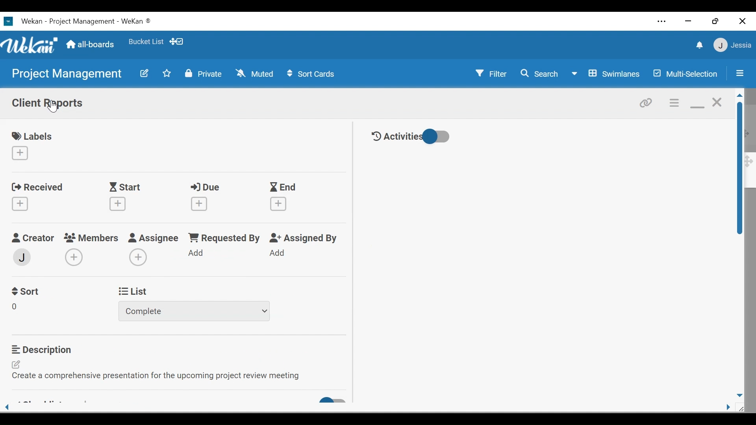  What do you see at coordinates (278, 253) in the screenshot?
I see `Add Assigned By` at bounding box center [278, 253].